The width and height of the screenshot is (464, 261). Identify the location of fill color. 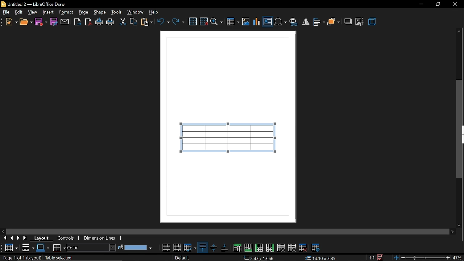
(139, 247).